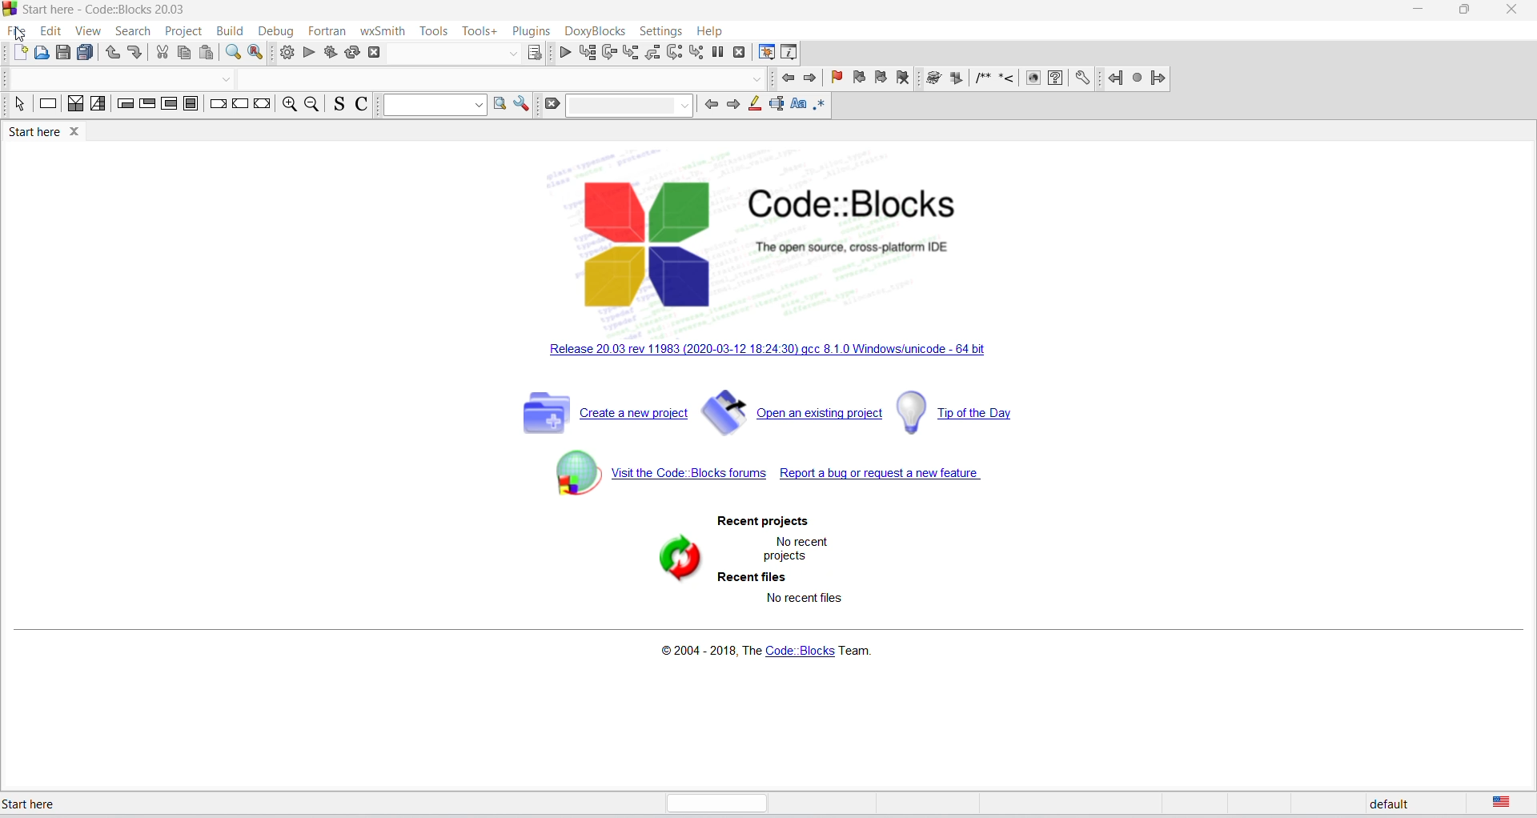  Describe the element at coordinates (351, 54) in the screenshot. I see `rebuild` at that location.